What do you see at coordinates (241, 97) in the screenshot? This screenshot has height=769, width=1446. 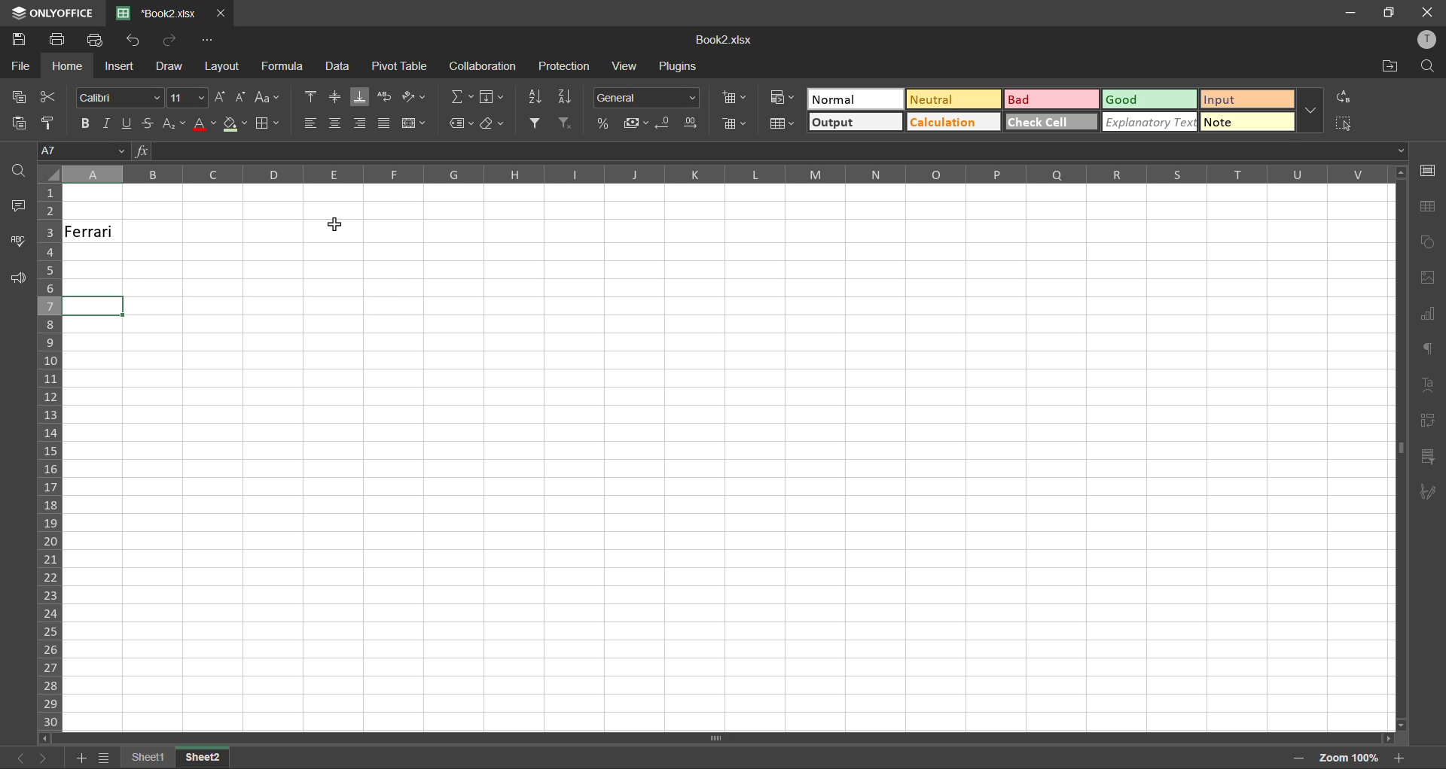 I see `decrement size` at bounding box center [241, 97].